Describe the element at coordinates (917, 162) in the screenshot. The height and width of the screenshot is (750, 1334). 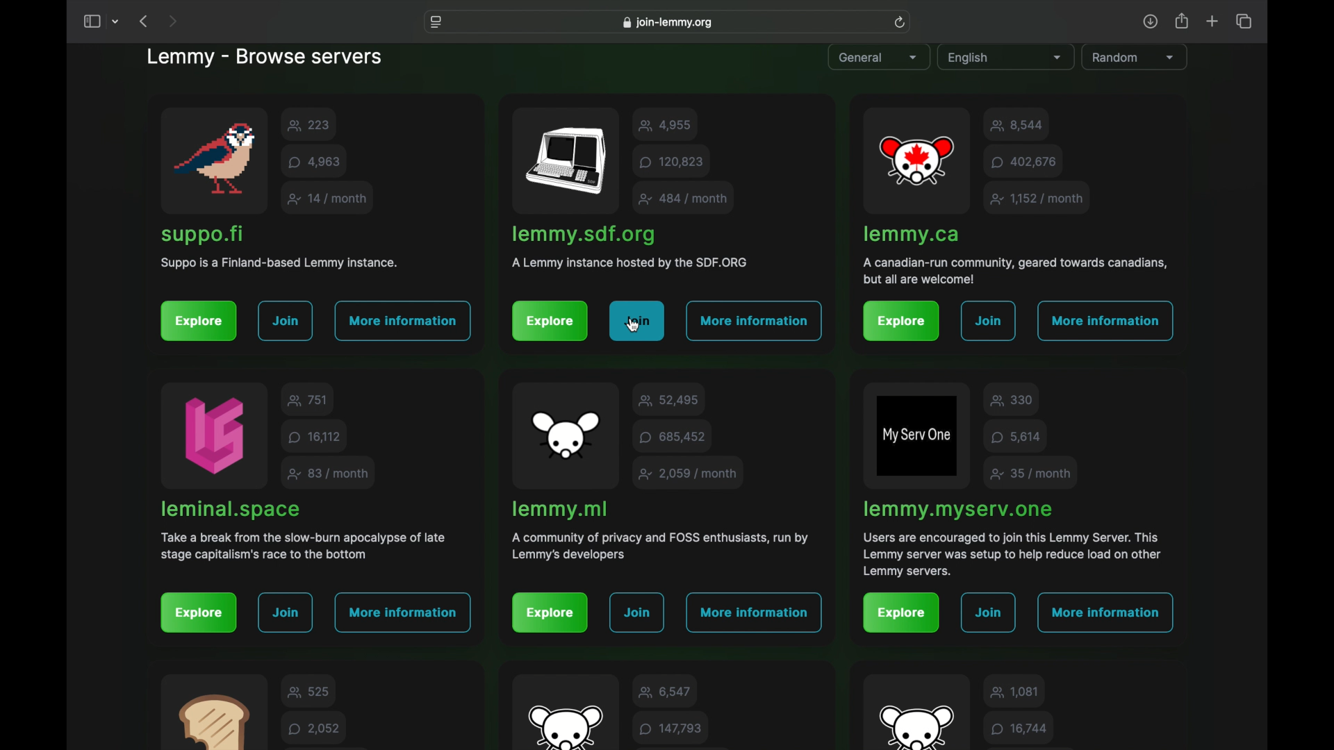
I see `server icon` at that location.